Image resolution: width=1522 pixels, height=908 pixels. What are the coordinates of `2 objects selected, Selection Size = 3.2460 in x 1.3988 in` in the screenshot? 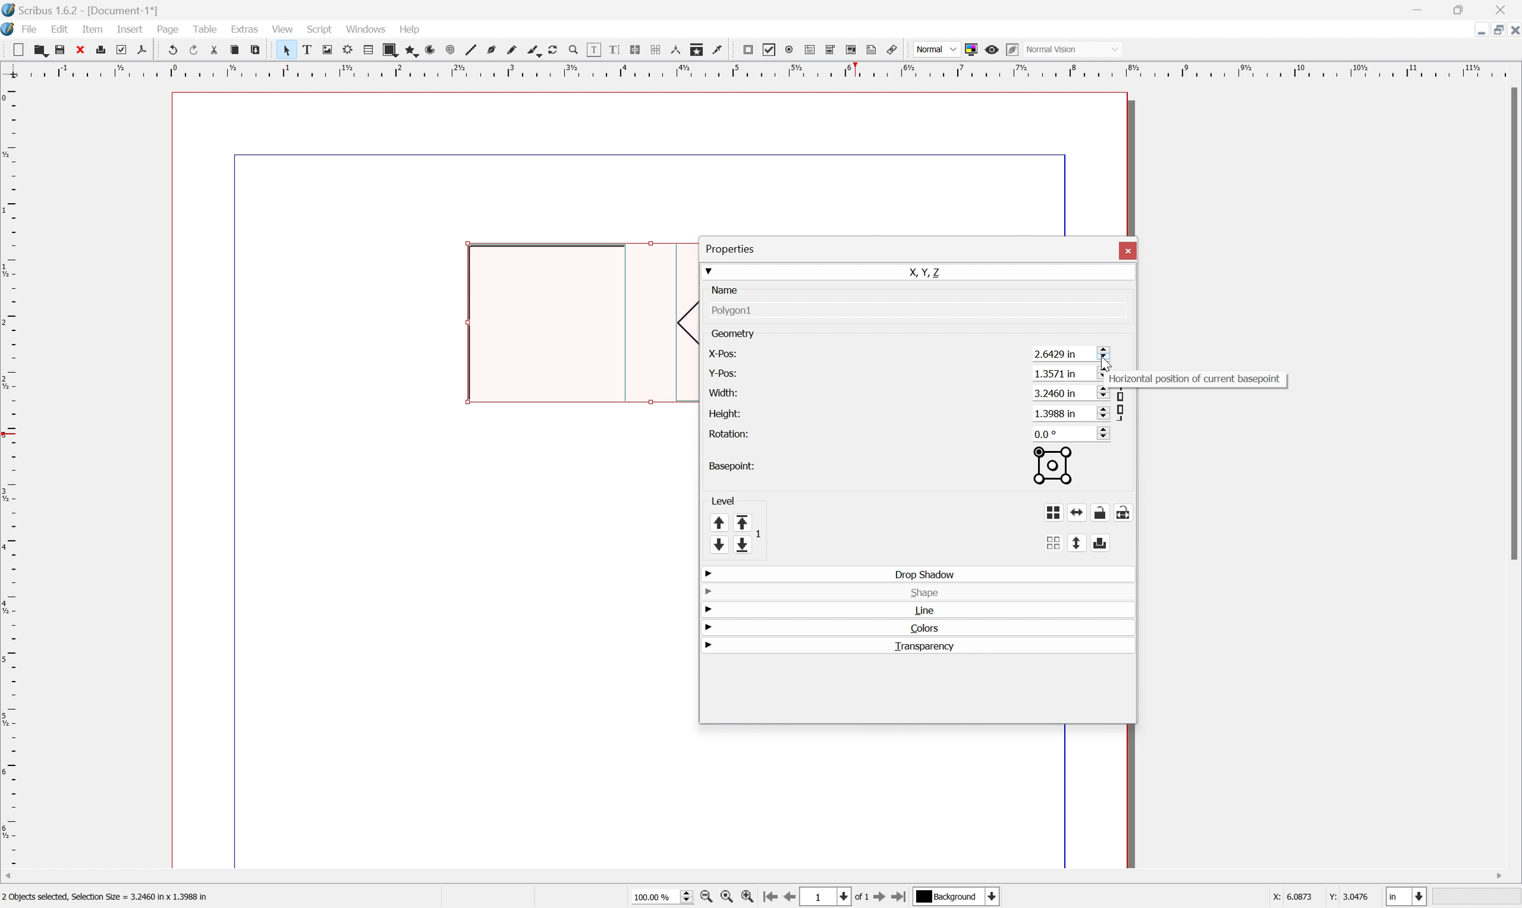 It's located at (113, 895).